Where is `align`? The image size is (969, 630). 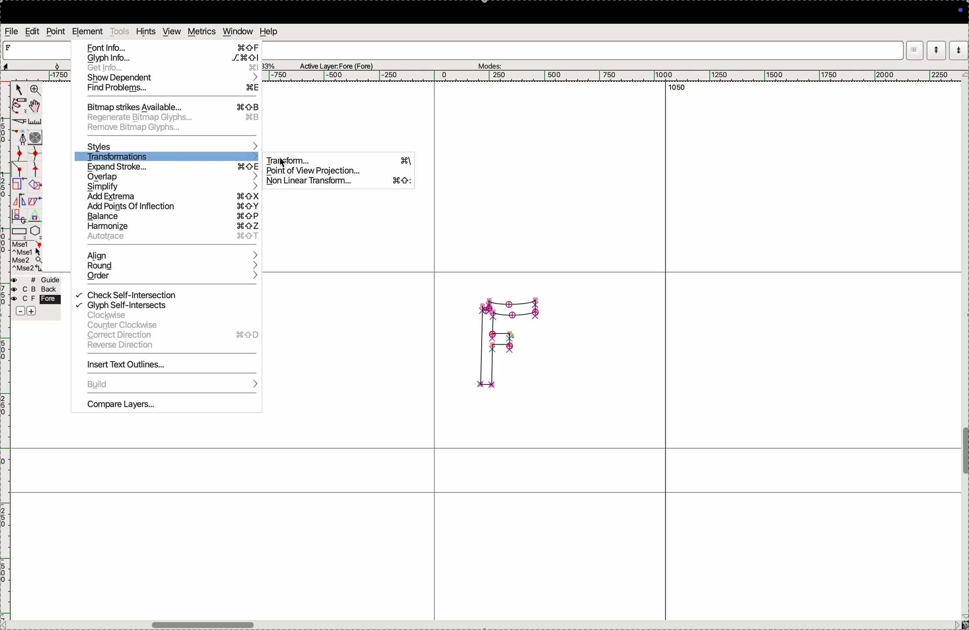 align is located at coordinates (170, 254).